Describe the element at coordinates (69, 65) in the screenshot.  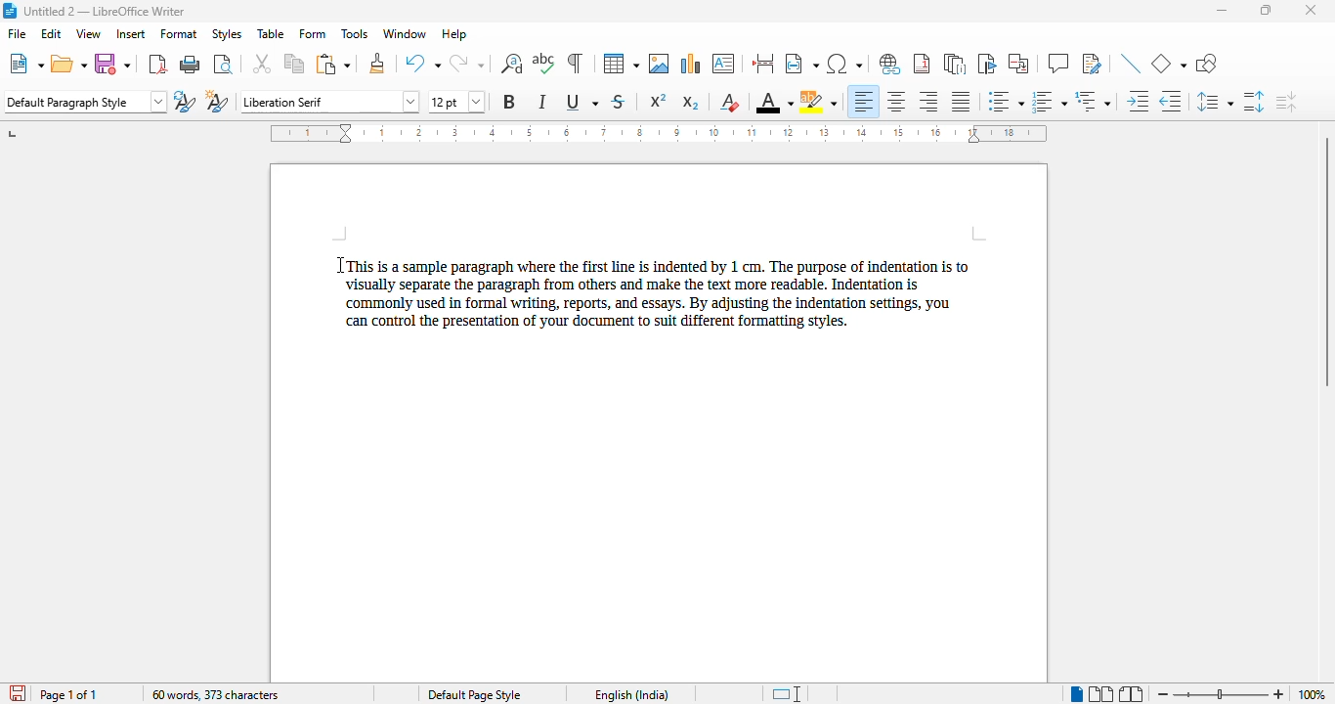
I see `open` at that location.